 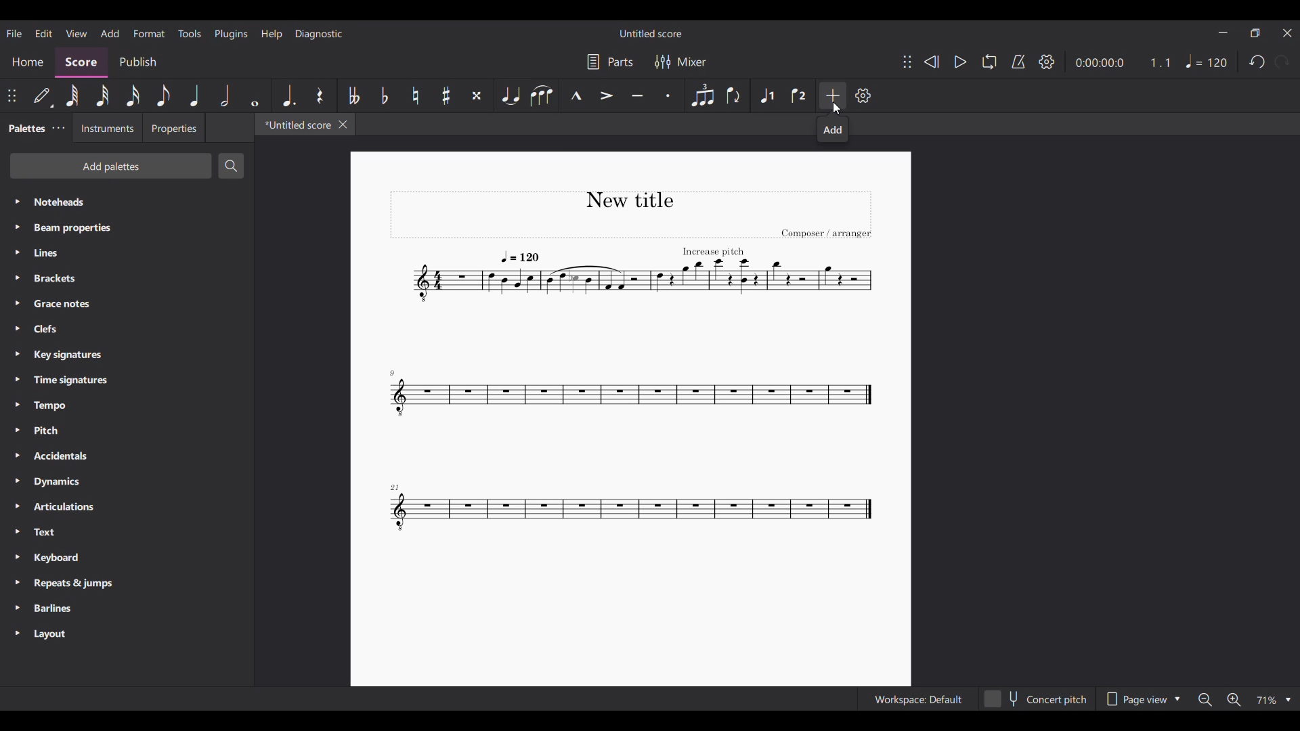 What do you see at coordinates (231, 166) in the screenshot?
I see `Search` at bounding box center [231, 166].